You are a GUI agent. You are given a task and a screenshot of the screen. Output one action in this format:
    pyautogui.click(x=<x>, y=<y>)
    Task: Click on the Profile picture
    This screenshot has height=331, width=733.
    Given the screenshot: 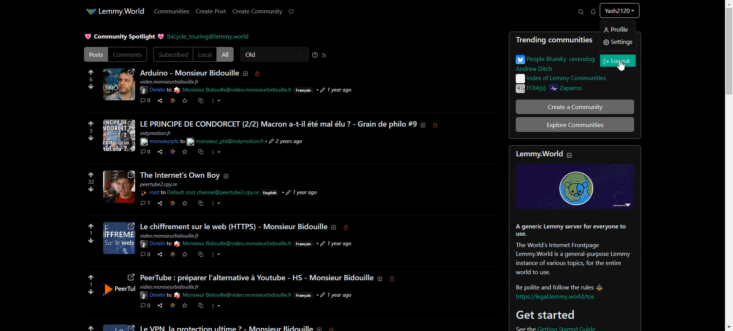 What is the action you would take?
    pyautogui.click(x=180, y=175)
    